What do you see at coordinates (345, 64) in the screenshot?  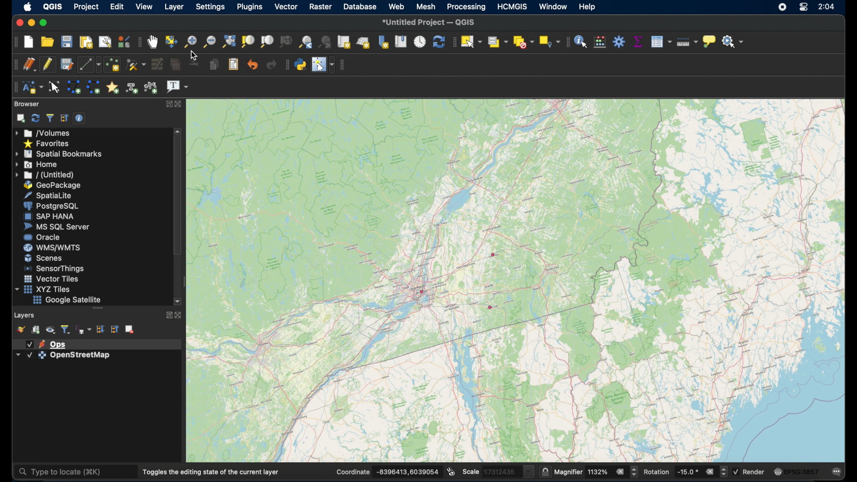 I see `vector toolbar` at bounding box center [345, 64].